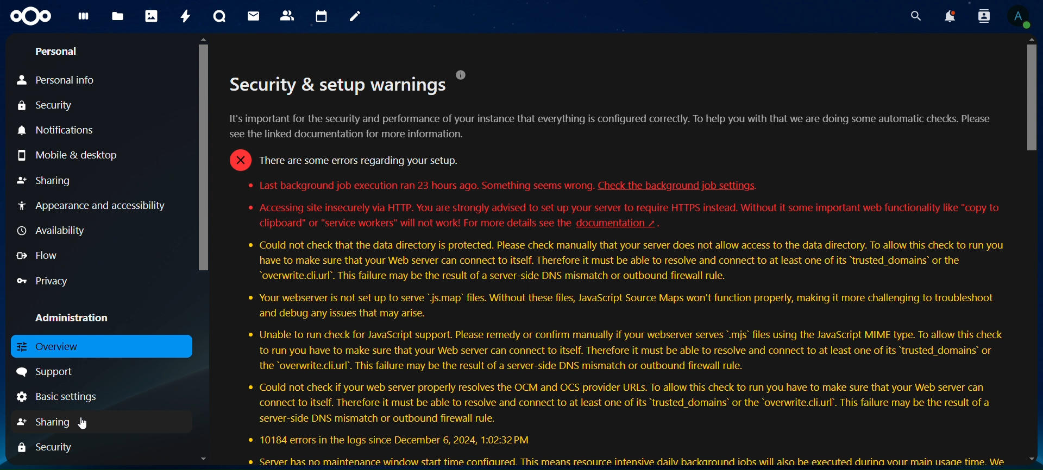 Image resolution: width=1043 pixels, height=470 pixels. Describe the element at coordinates (58, 52) in the screenshot. I see `personal` at that location.